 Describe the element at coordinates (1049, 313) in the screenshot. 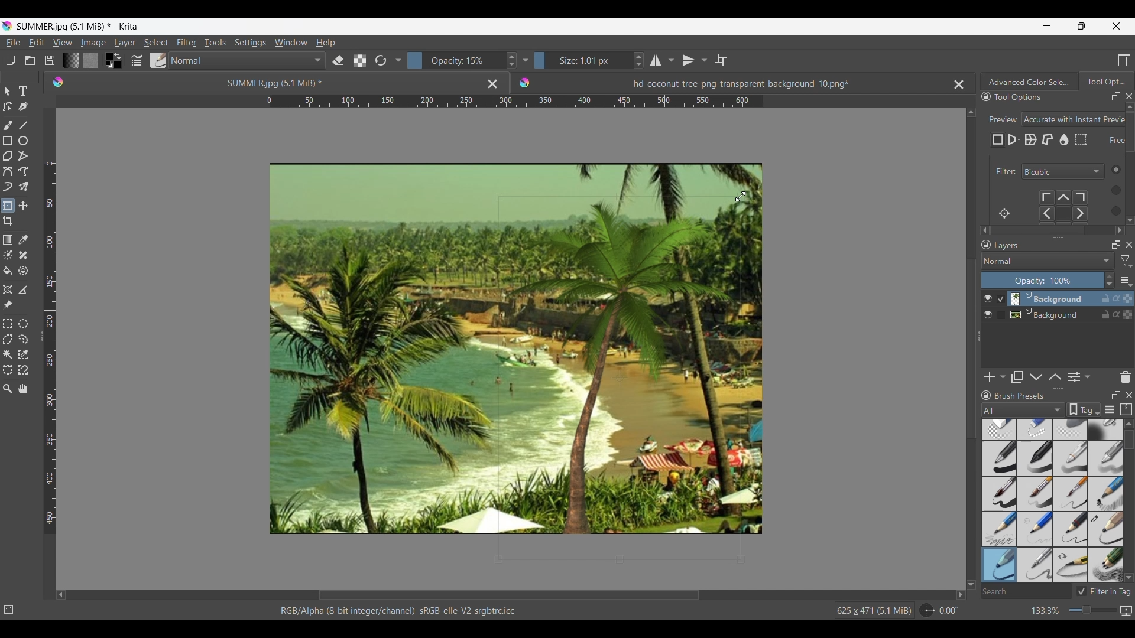

I see `Background` at that location.